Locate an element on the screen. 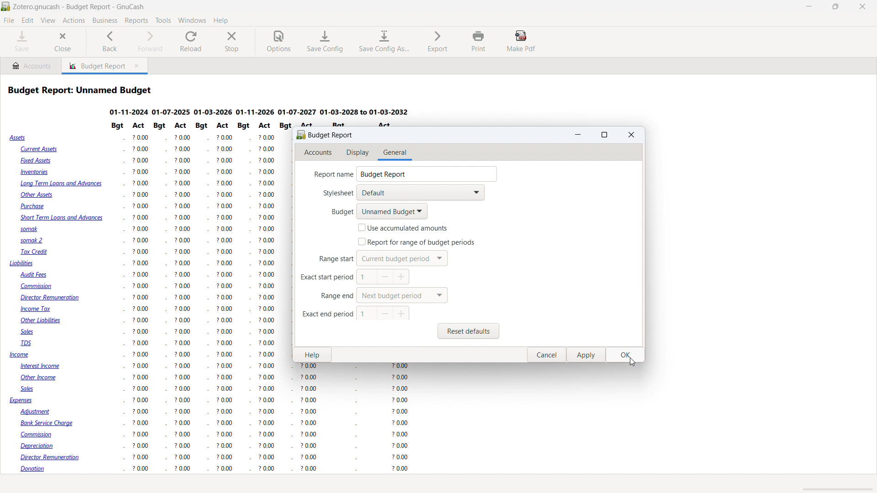 This screenshot has width=877, height=493. forward is located at coordinates (148, 42).